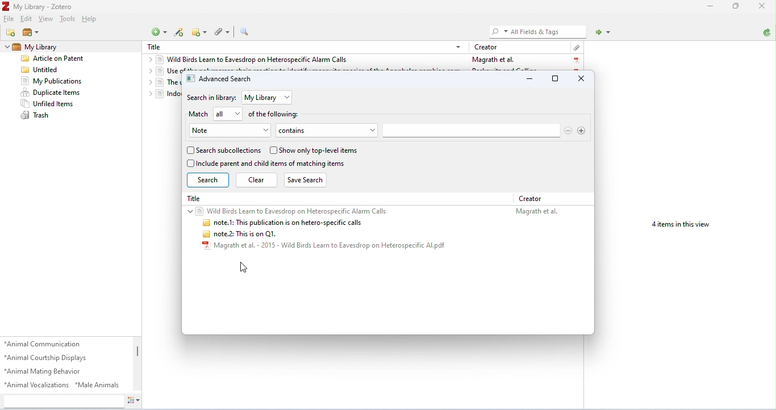 Image resolution: width=776 pixels, height=410 pixels. I want to click on drop-down, so click(148, 82).